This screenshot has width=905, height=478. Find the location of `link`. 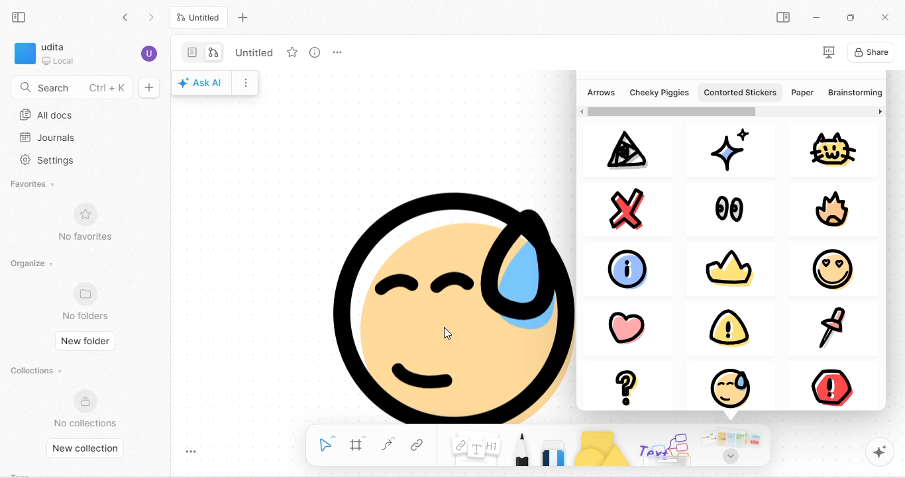

link is located at coordinates (420, 444).